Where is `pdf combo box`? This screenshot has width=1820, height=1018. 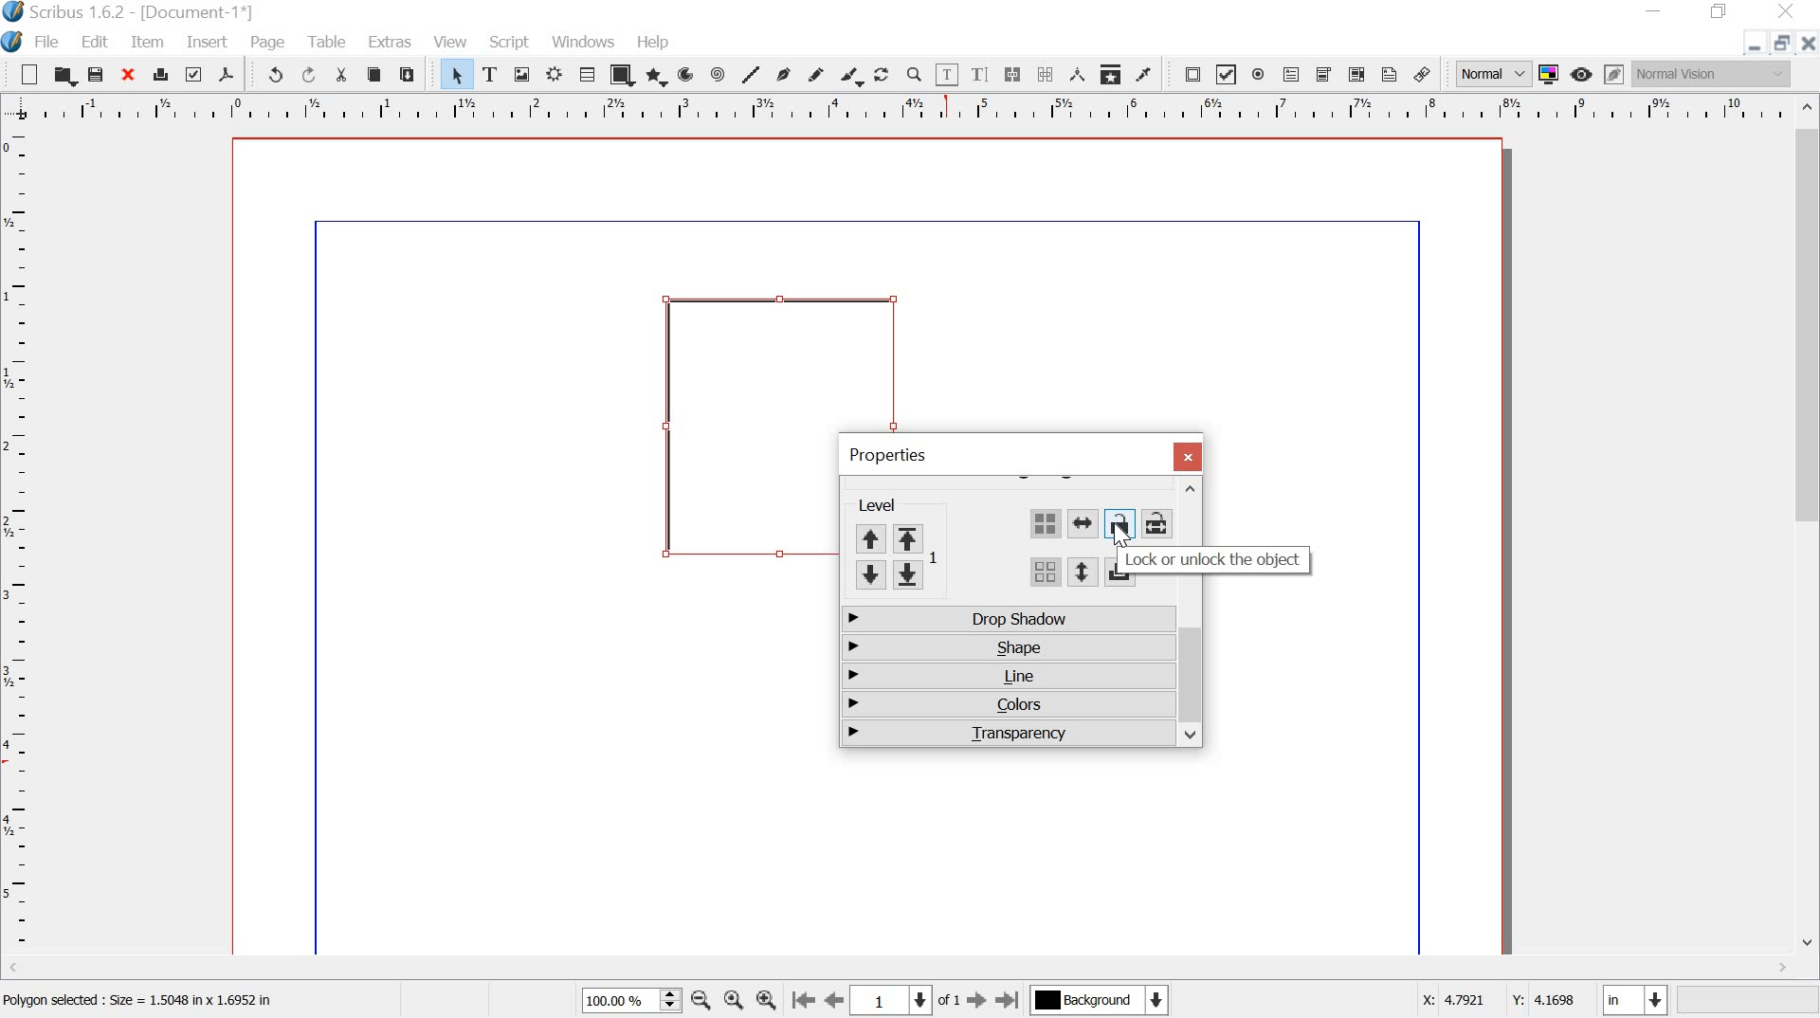 pdf combo box is located at coordinates (1325, 76).